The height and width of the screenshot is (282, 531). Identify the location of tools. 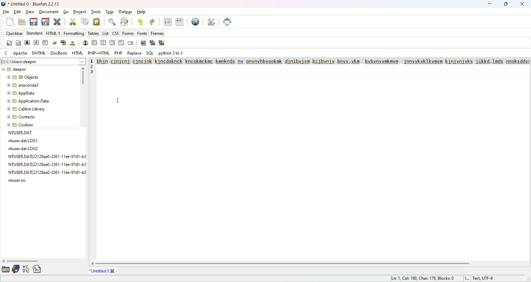
(95, 11).